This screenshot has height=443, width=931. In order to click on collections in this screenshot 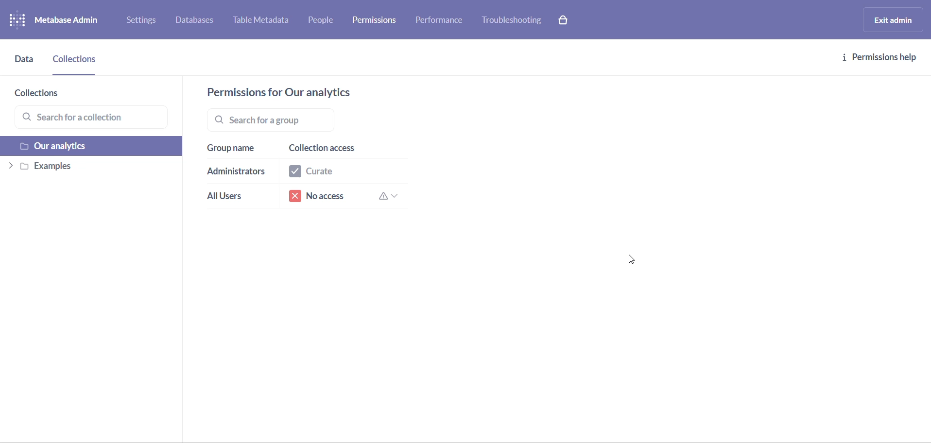, I will do `click(52, 94)`.